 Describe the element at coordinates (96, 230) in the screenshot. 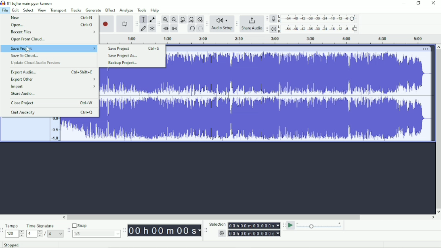

I see `Snap` at that location.